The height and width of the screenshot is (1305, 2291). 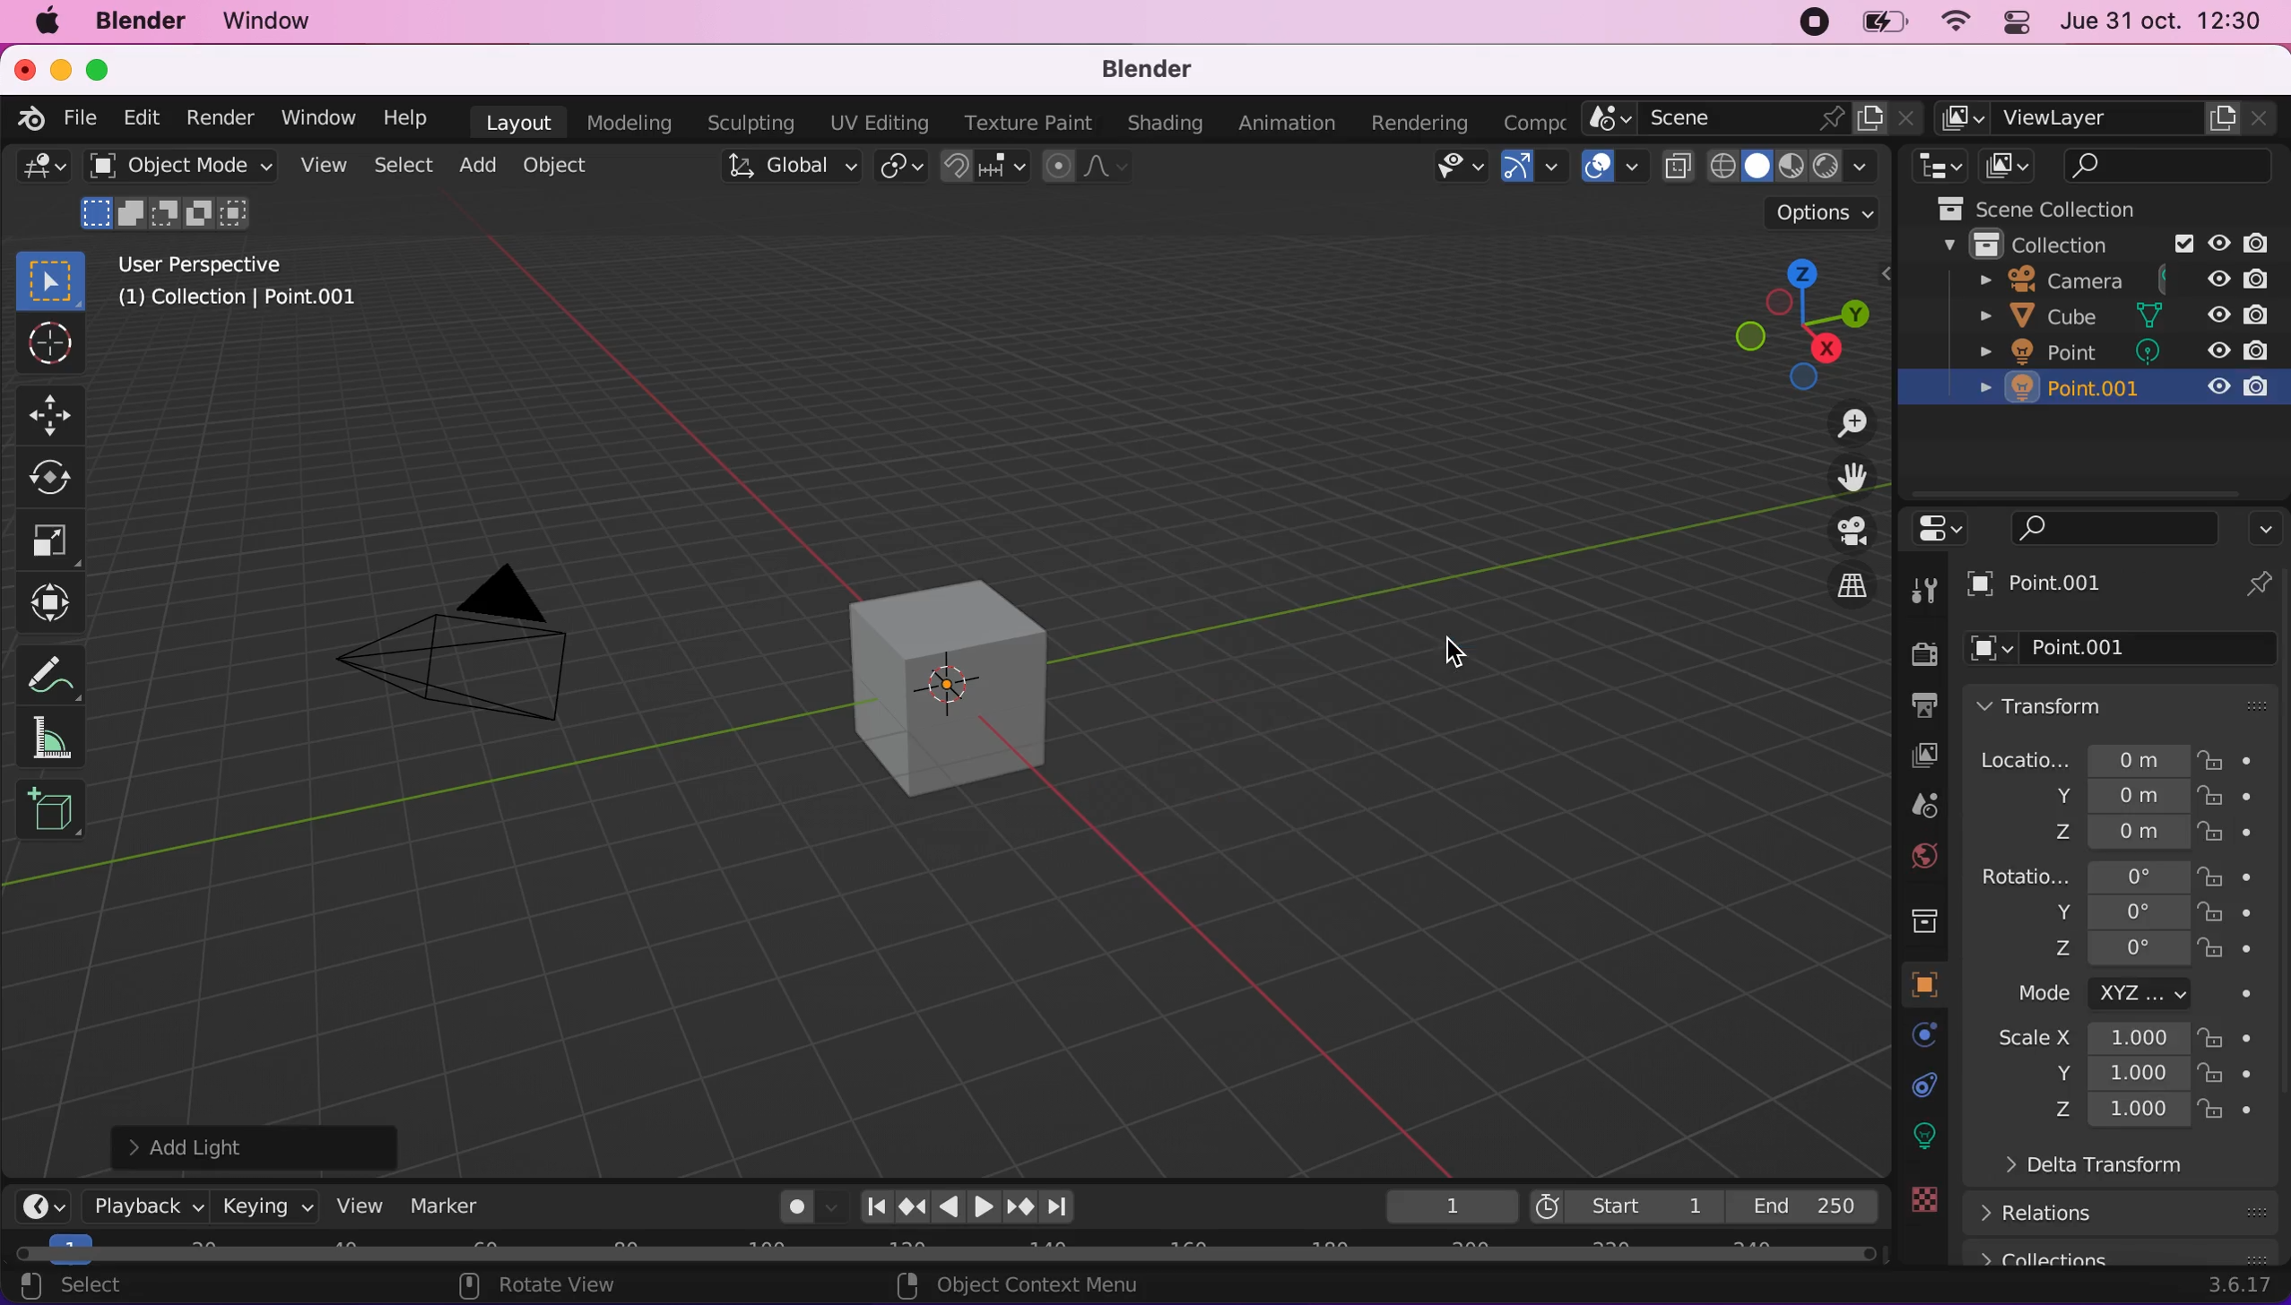 What do you see at coordinates (1917, 807) in the screenshot?
I see `scene` at bounding box center [1917, 807].